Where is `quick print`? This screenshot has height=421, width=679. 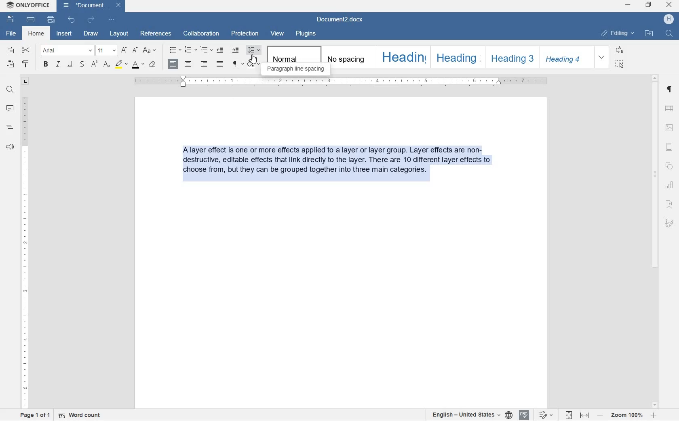
quick print is located at coordinates (51, 21).